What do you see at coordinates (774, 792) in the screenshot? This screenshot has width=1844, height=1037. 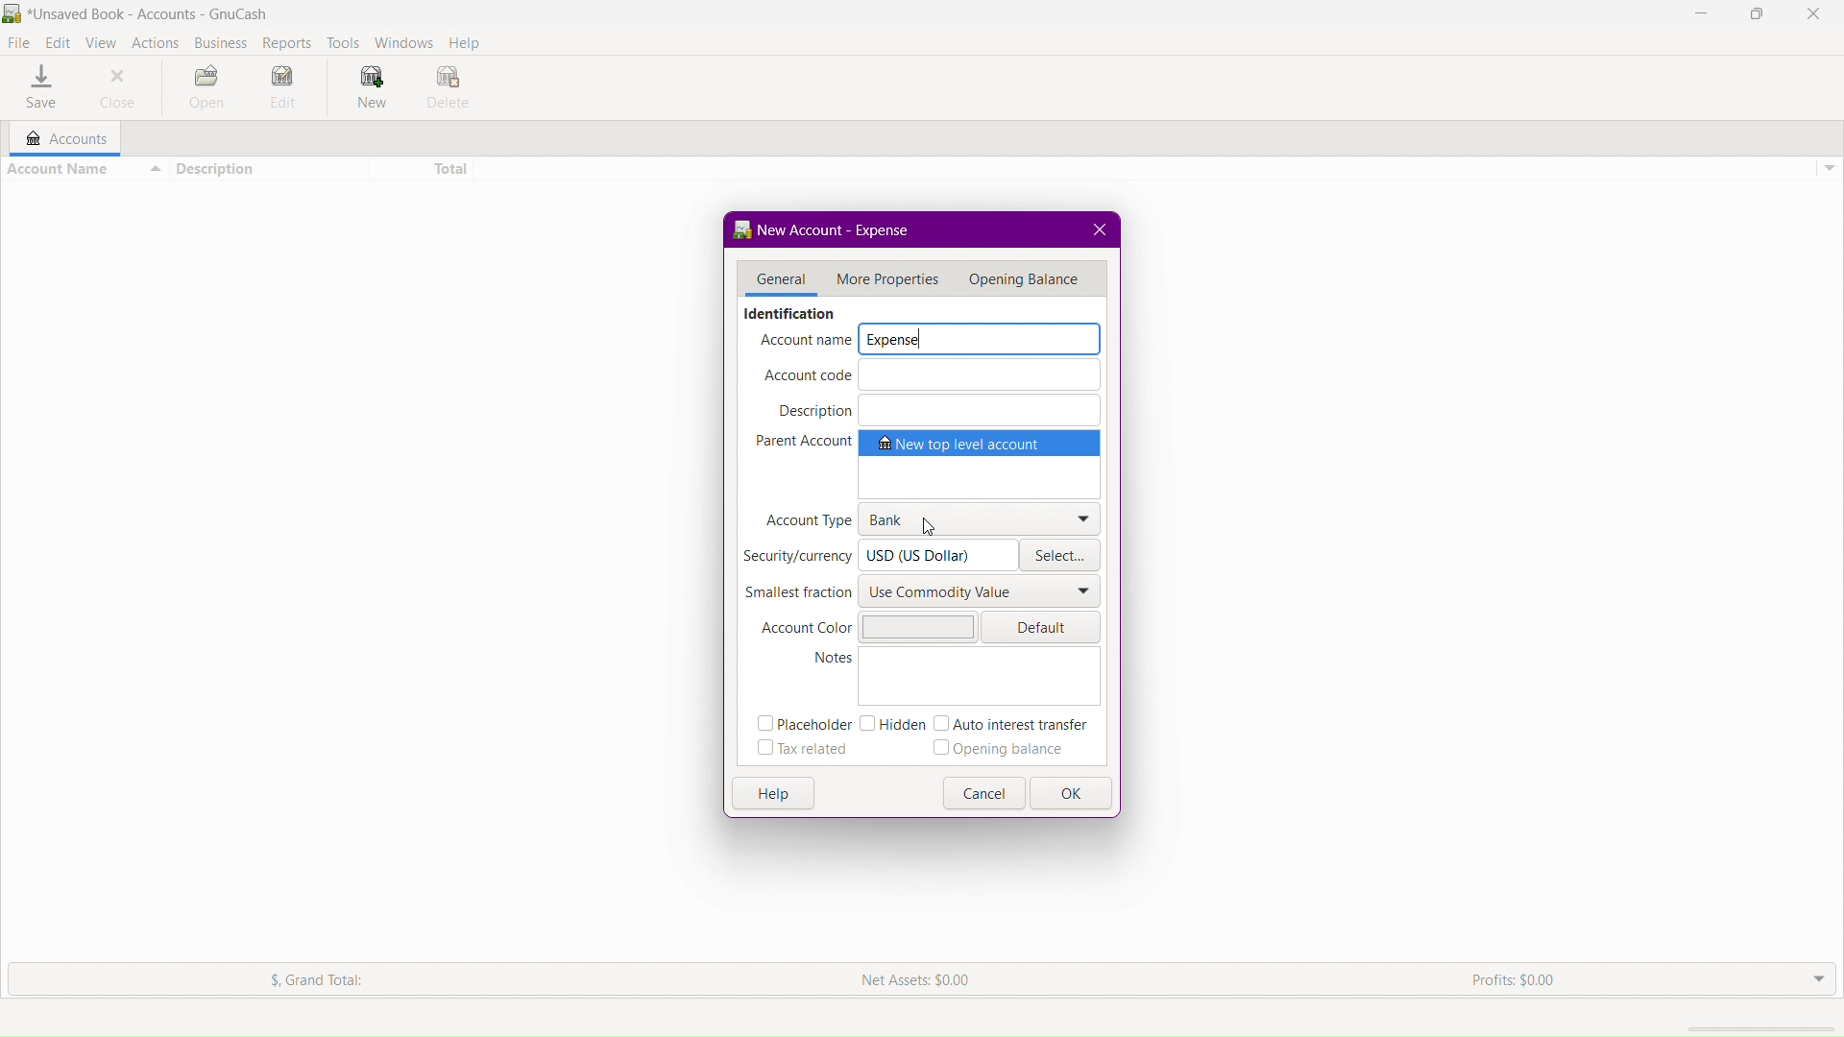 I see `Help` at bounding box center [774, 792].